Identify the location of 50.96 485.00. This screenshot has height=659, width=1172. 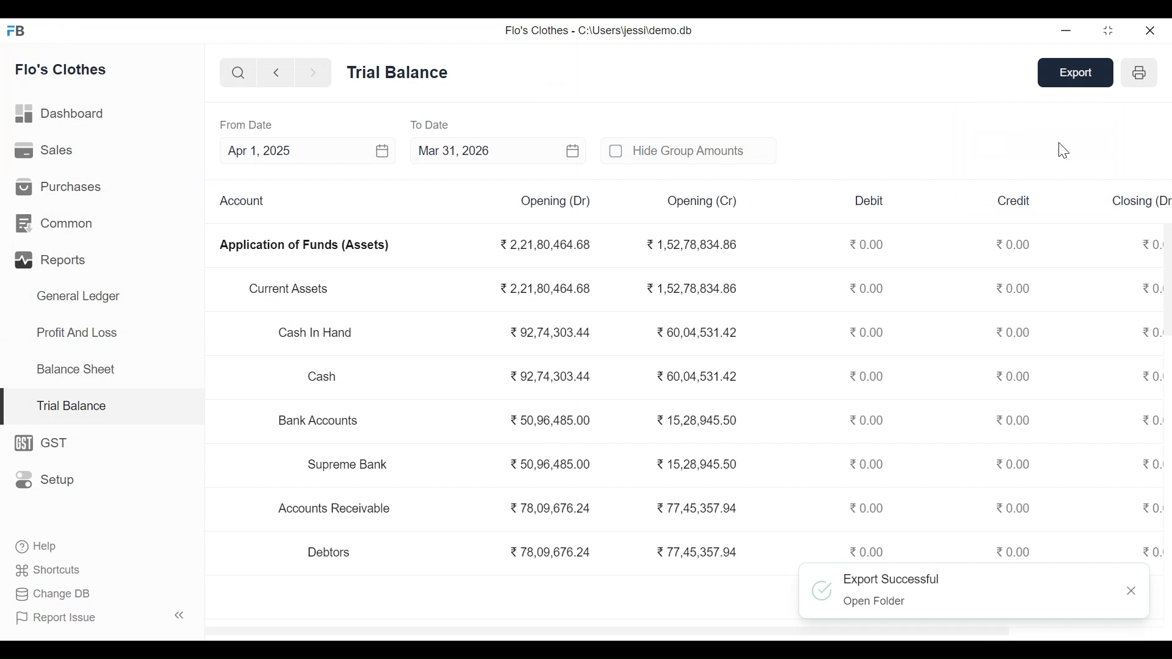
(551, 419).